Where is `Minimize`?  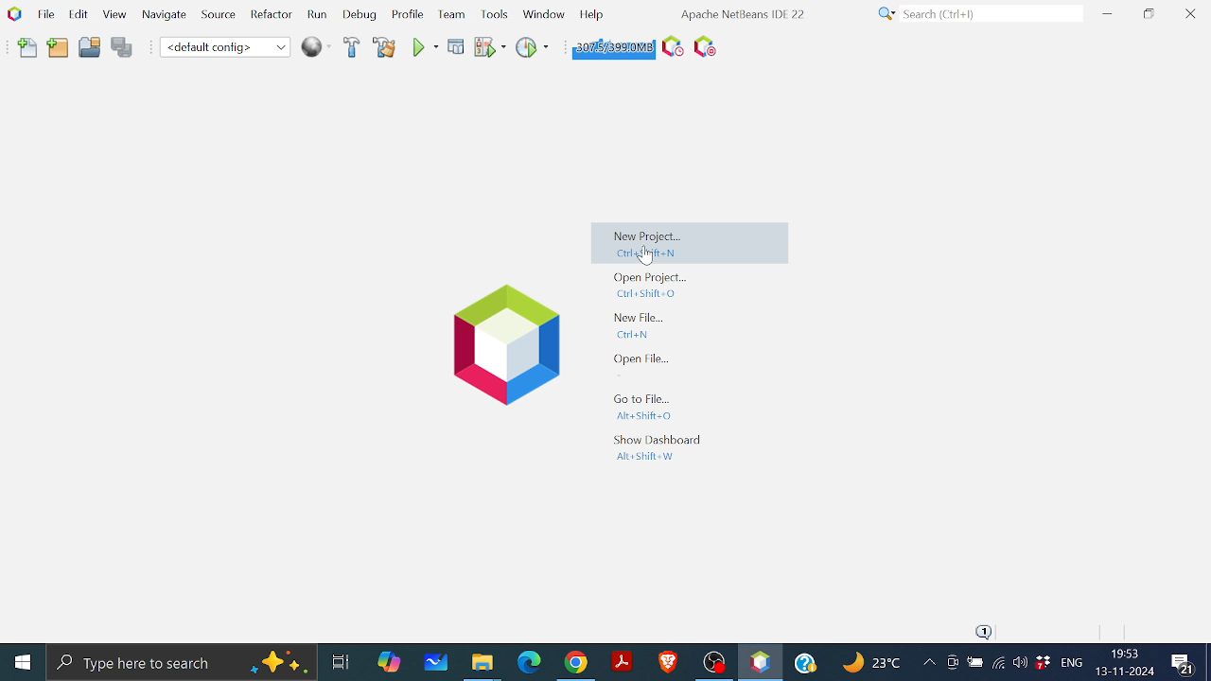 Minimize is located at coordinates (1107, 13).